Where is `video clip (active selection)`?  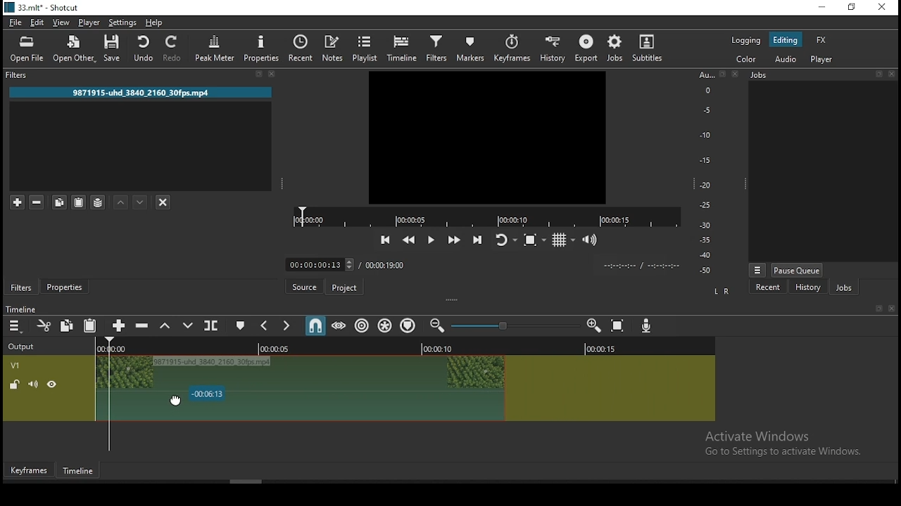
video clip (active selection) is located at coordinates (301, 381).